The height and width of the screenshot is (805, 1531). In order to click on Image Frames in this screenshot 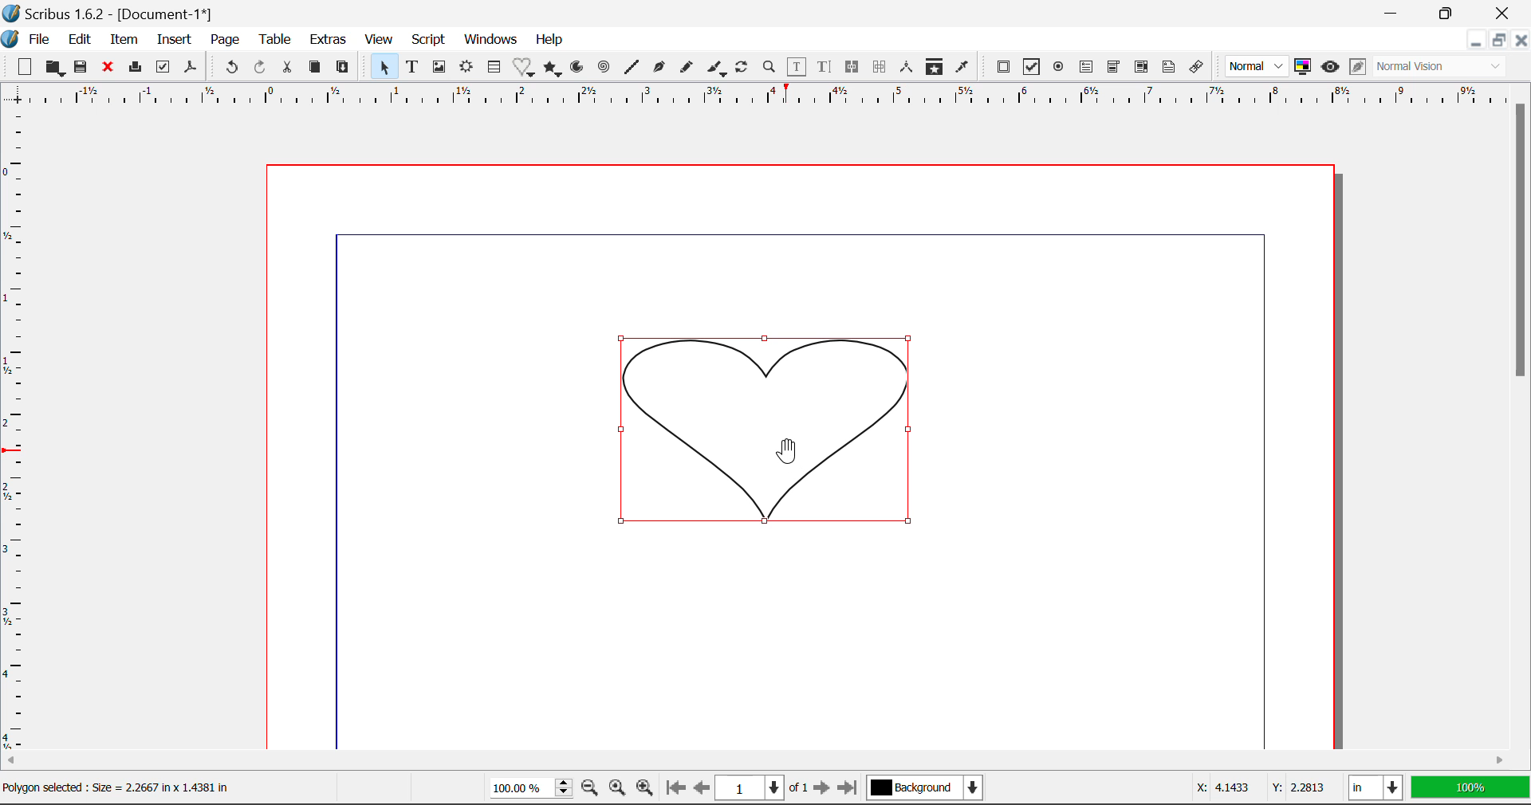, I will do `click(439, 67)`.